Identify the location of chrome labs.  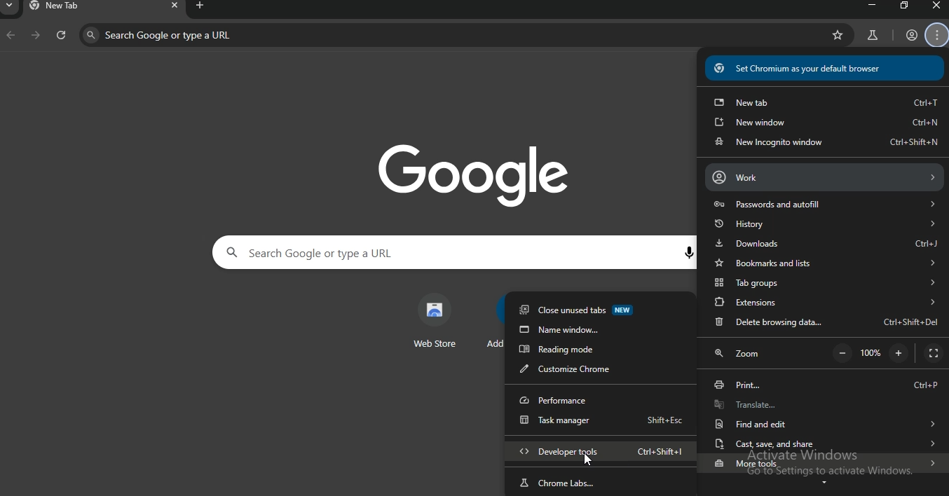
(601, 481).